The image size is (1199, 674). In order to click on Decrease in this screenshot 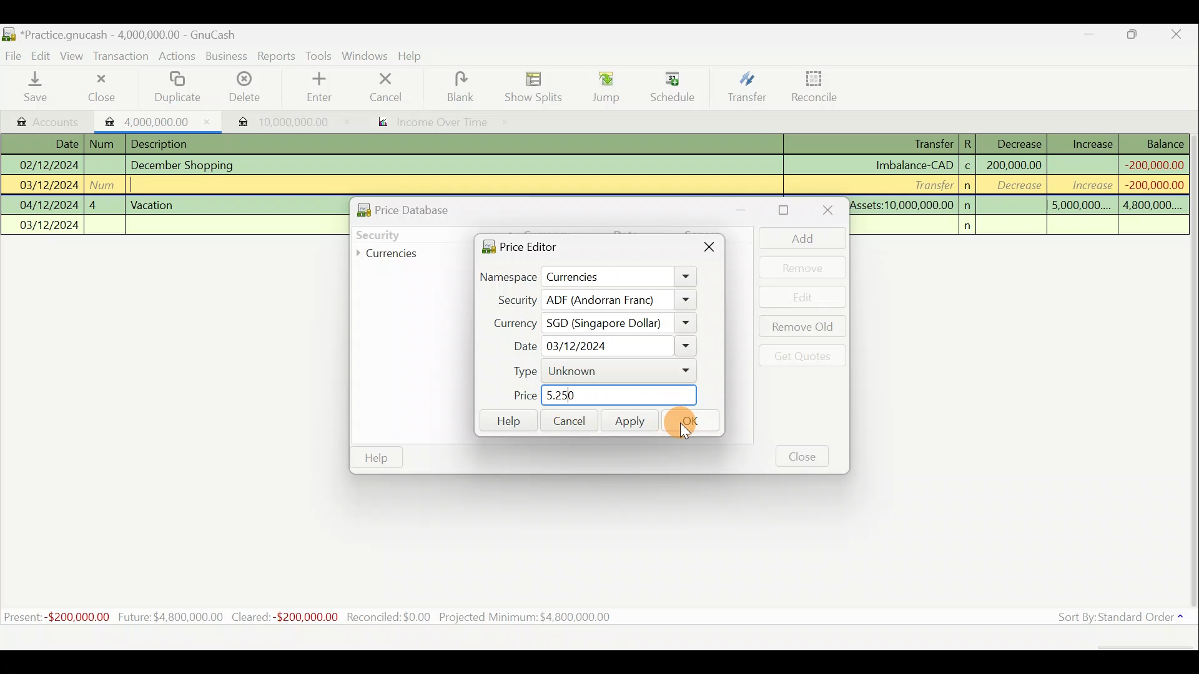, I will do `click(1019, 143)`.